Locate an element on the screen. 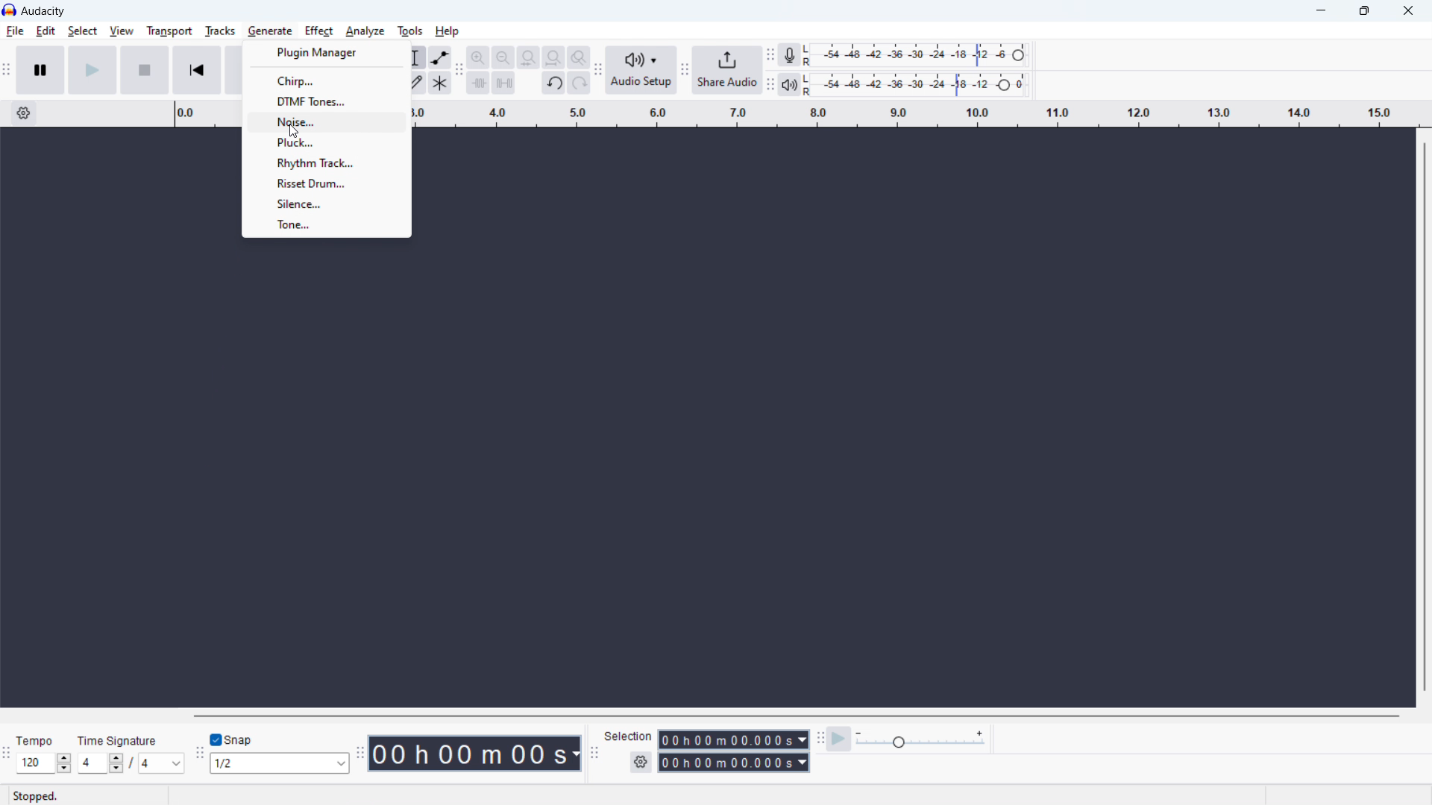  close is located at coordinates (1407, 10).